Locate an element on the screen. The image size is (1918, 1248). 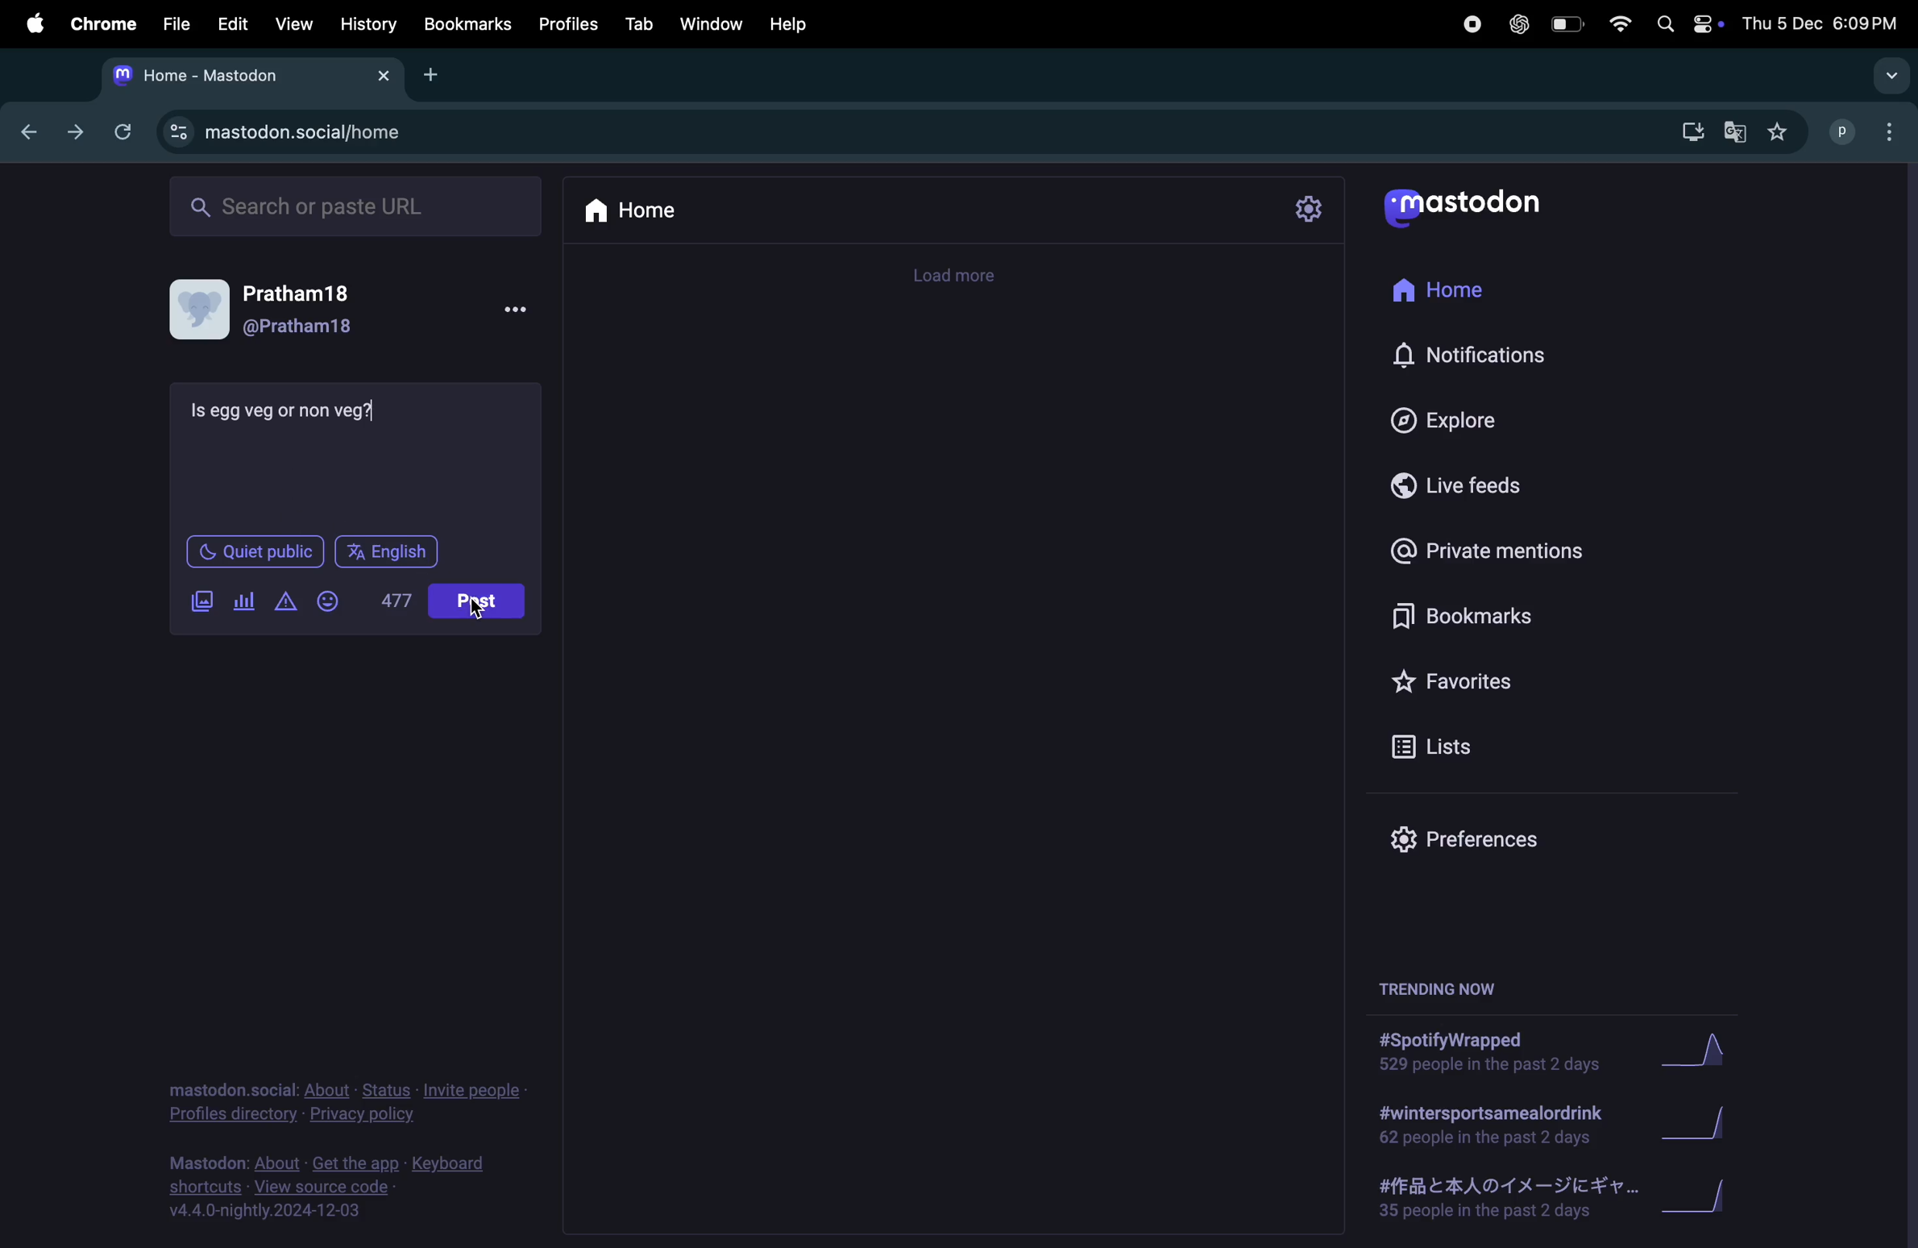
#spotifywrapped is located at coordinates (1494, 1052).